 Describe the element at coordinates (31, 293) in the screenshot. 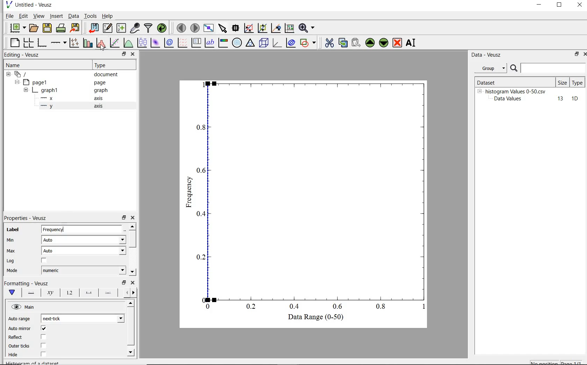

I see `axis line` at that location.